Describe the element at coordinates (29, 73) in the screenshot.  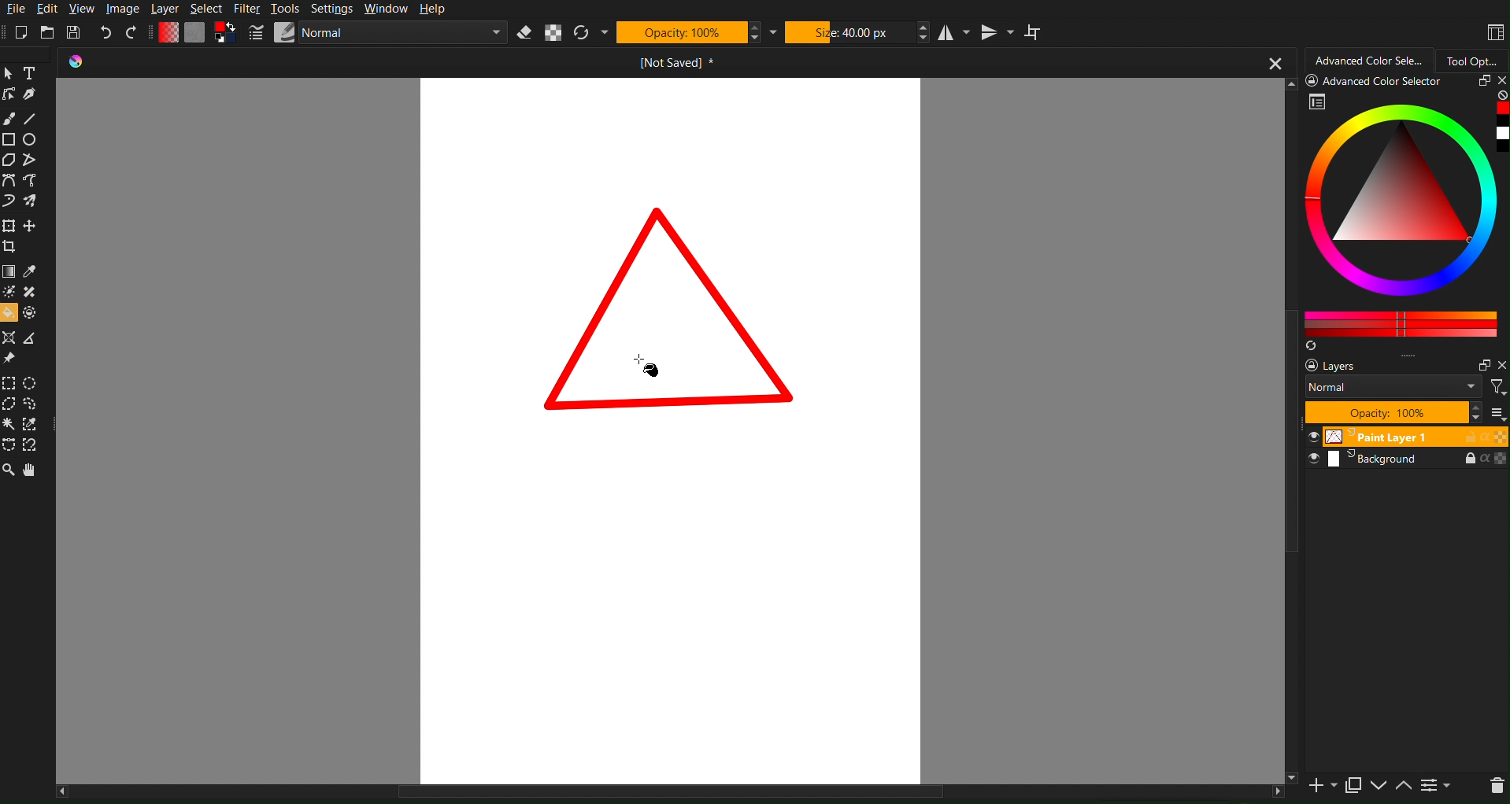
I see `Text` at that location.